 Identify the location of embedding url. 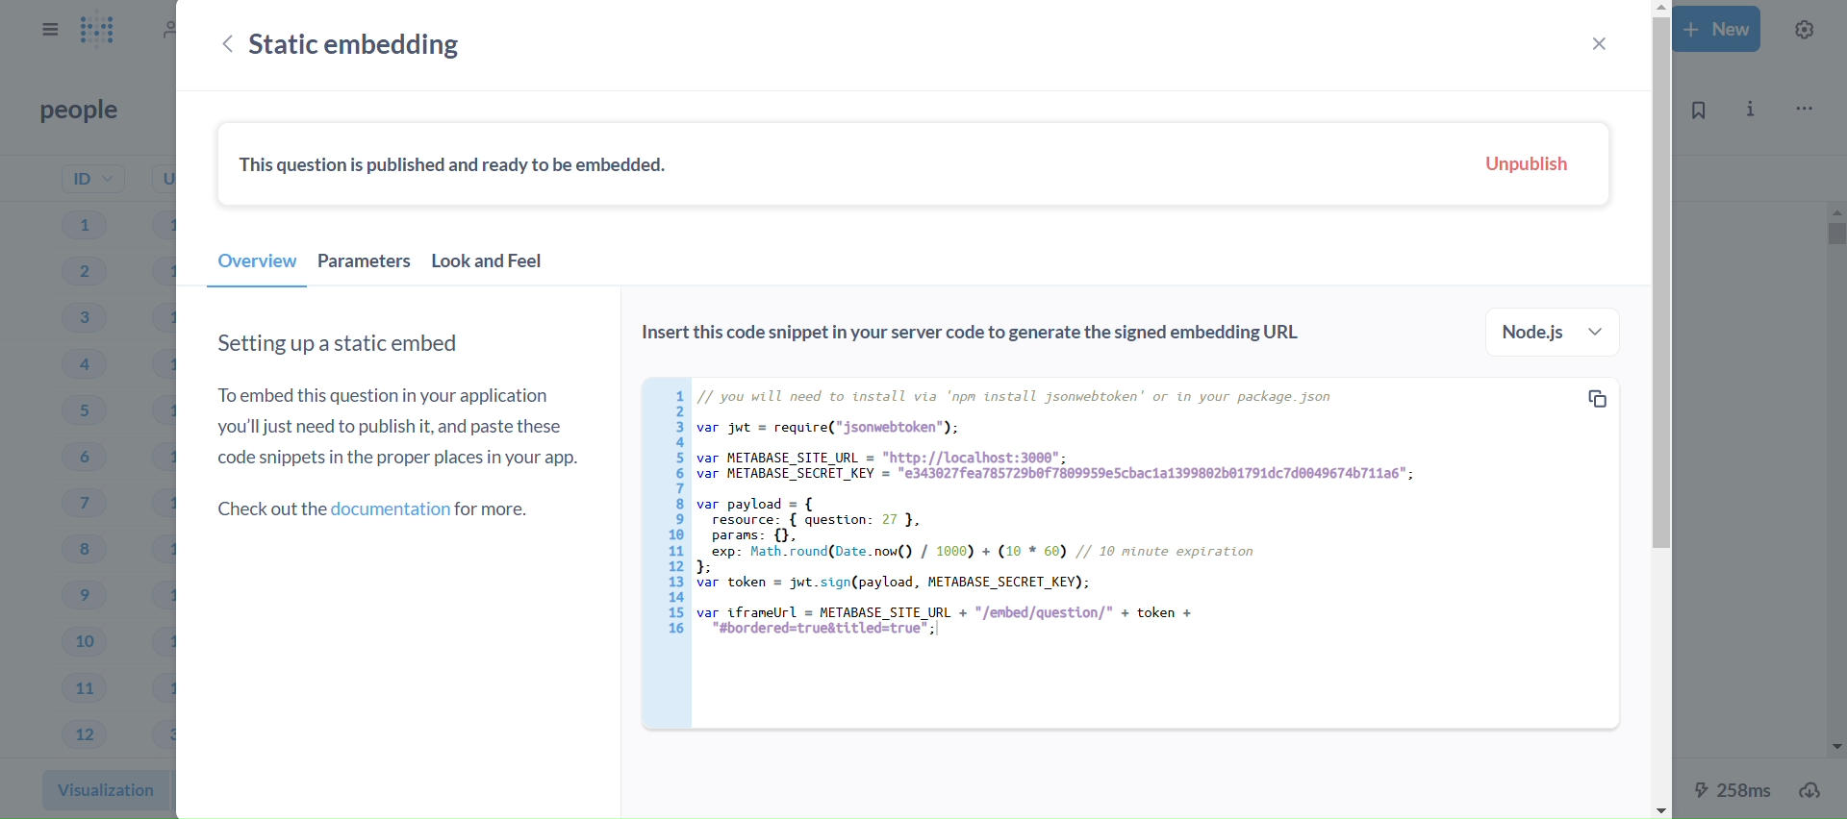
(1128, 551).